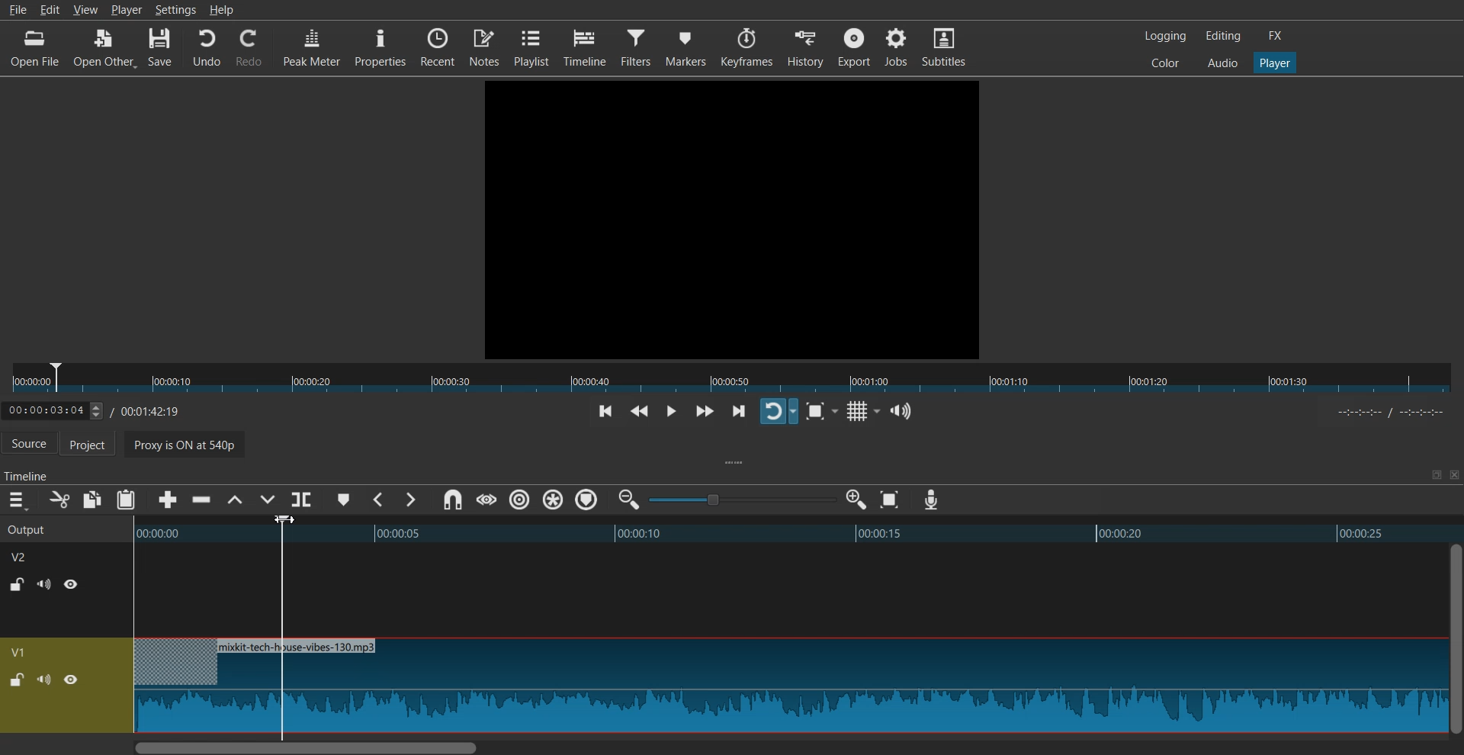 This screenshot has width=1464, height=755. What do you see at coordinates (127, 9) in the screenshot?
I see `Player` at bounding box center [127, 9].